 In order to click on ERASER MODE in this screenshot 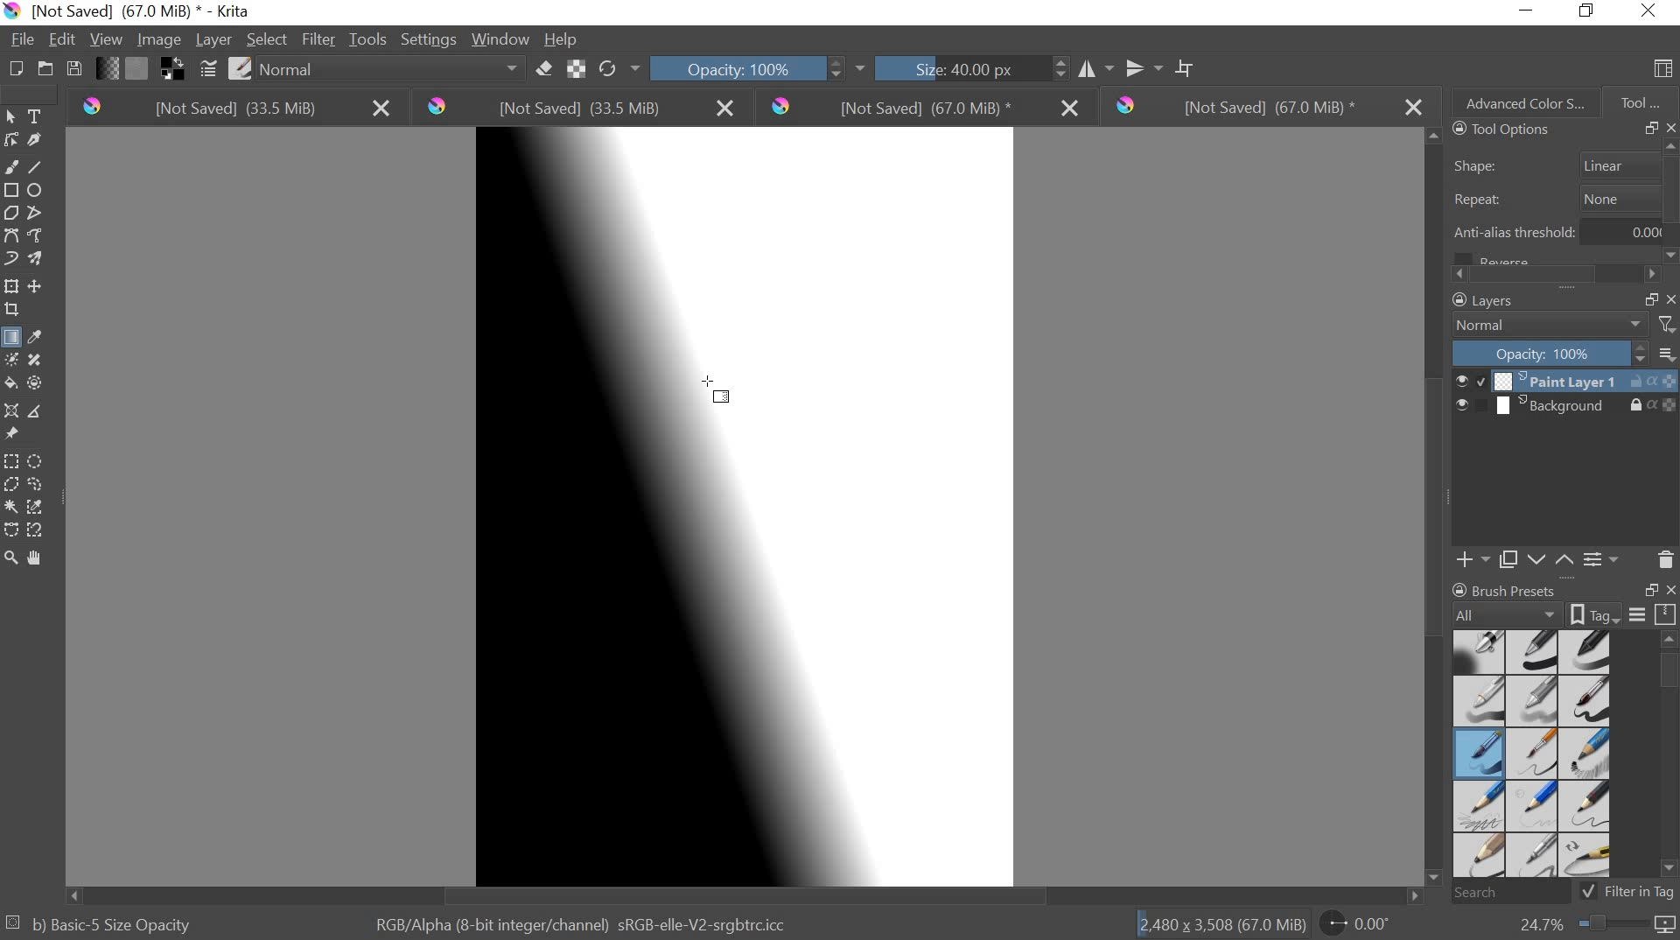, I will do `click(542, 71)`.